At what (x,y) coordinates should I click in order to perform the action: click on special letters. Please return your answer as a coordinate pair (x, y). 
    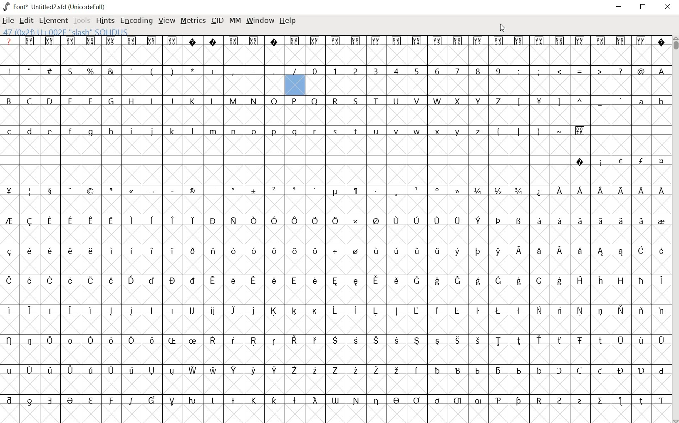
    Looking at the image, I should click on (337, 310).